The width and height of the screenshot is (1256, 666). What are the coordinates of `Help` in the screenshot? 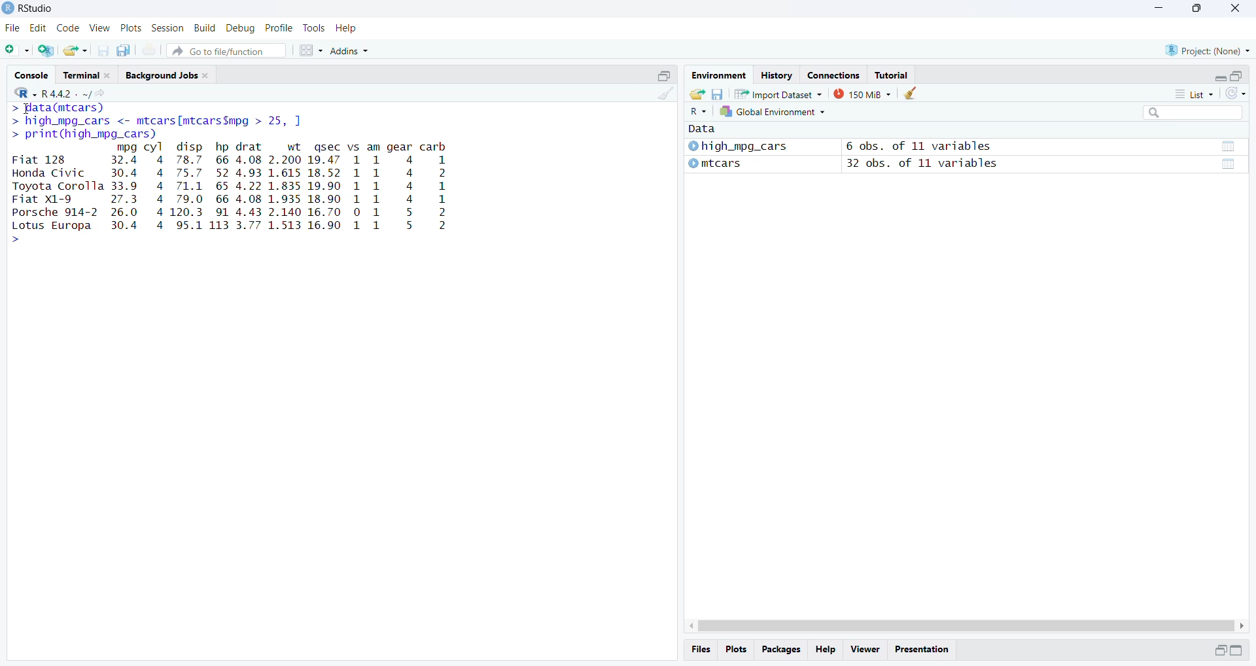 It's located at (345, 27).